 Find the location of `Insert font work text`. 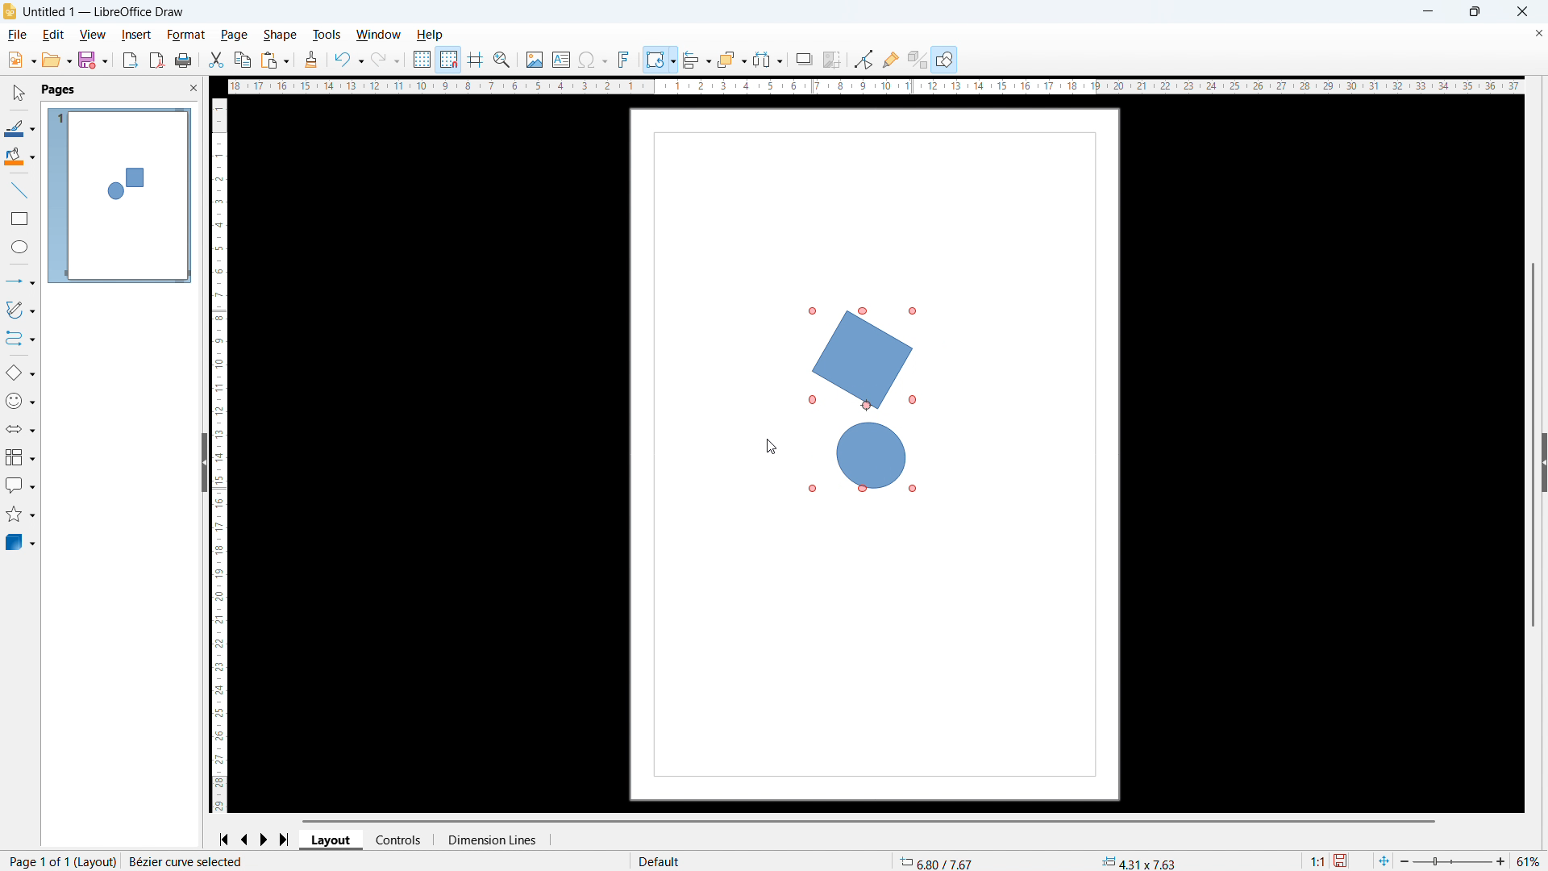

Insert font work text is located at coordinates (624, 59).